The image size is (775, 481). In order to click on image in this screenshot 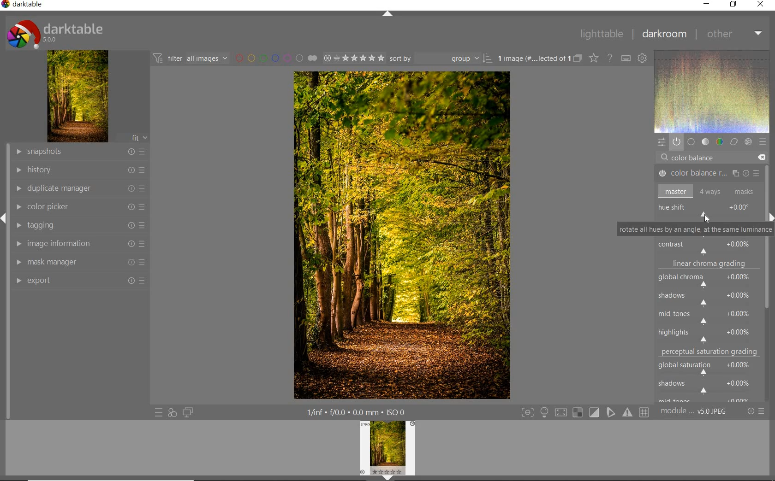, I will do `click(78, 96)`.